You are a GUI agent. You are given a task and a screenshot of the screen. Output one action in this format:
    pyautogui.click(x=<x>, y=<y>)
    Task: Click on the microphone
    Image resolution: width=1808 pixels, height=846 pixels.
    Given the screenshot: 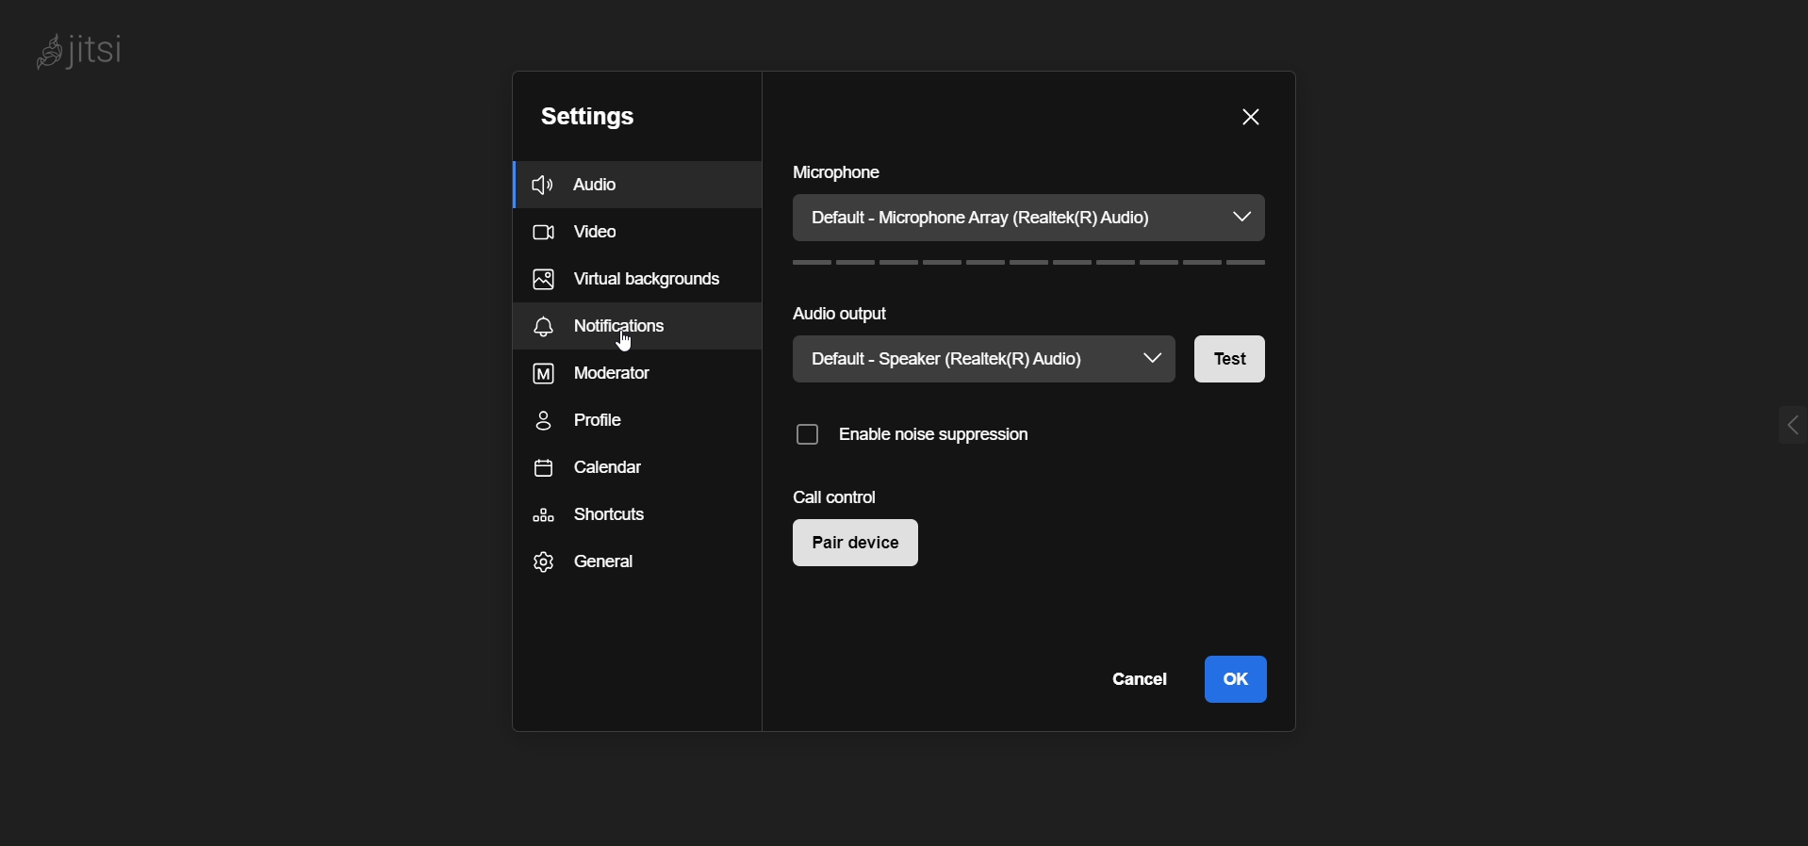 What is the action you would take?
    pyautogui.click(x=836, y=168)
    